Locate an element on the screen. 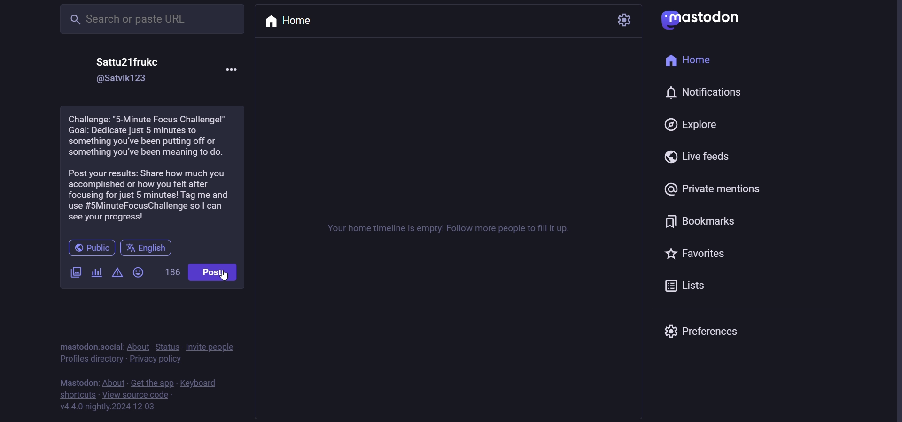 The image size is (902, 422). bookmark is located at coordinates (699, 222).